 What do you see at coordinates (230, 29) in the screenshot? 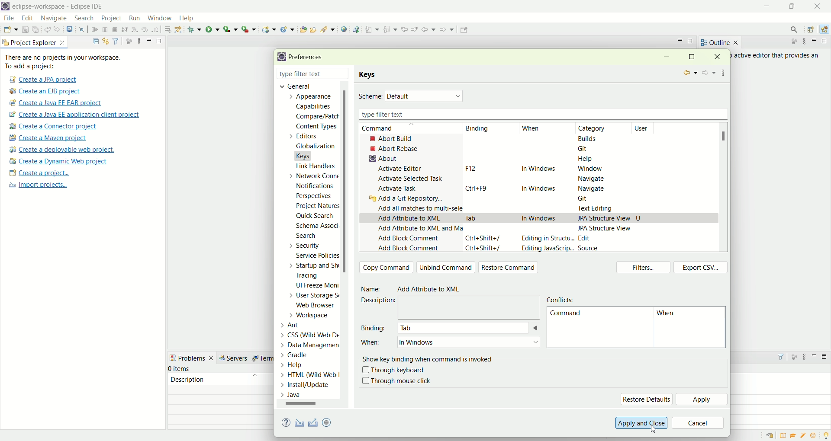
I see `coverage` at bounding box center [230, 29].